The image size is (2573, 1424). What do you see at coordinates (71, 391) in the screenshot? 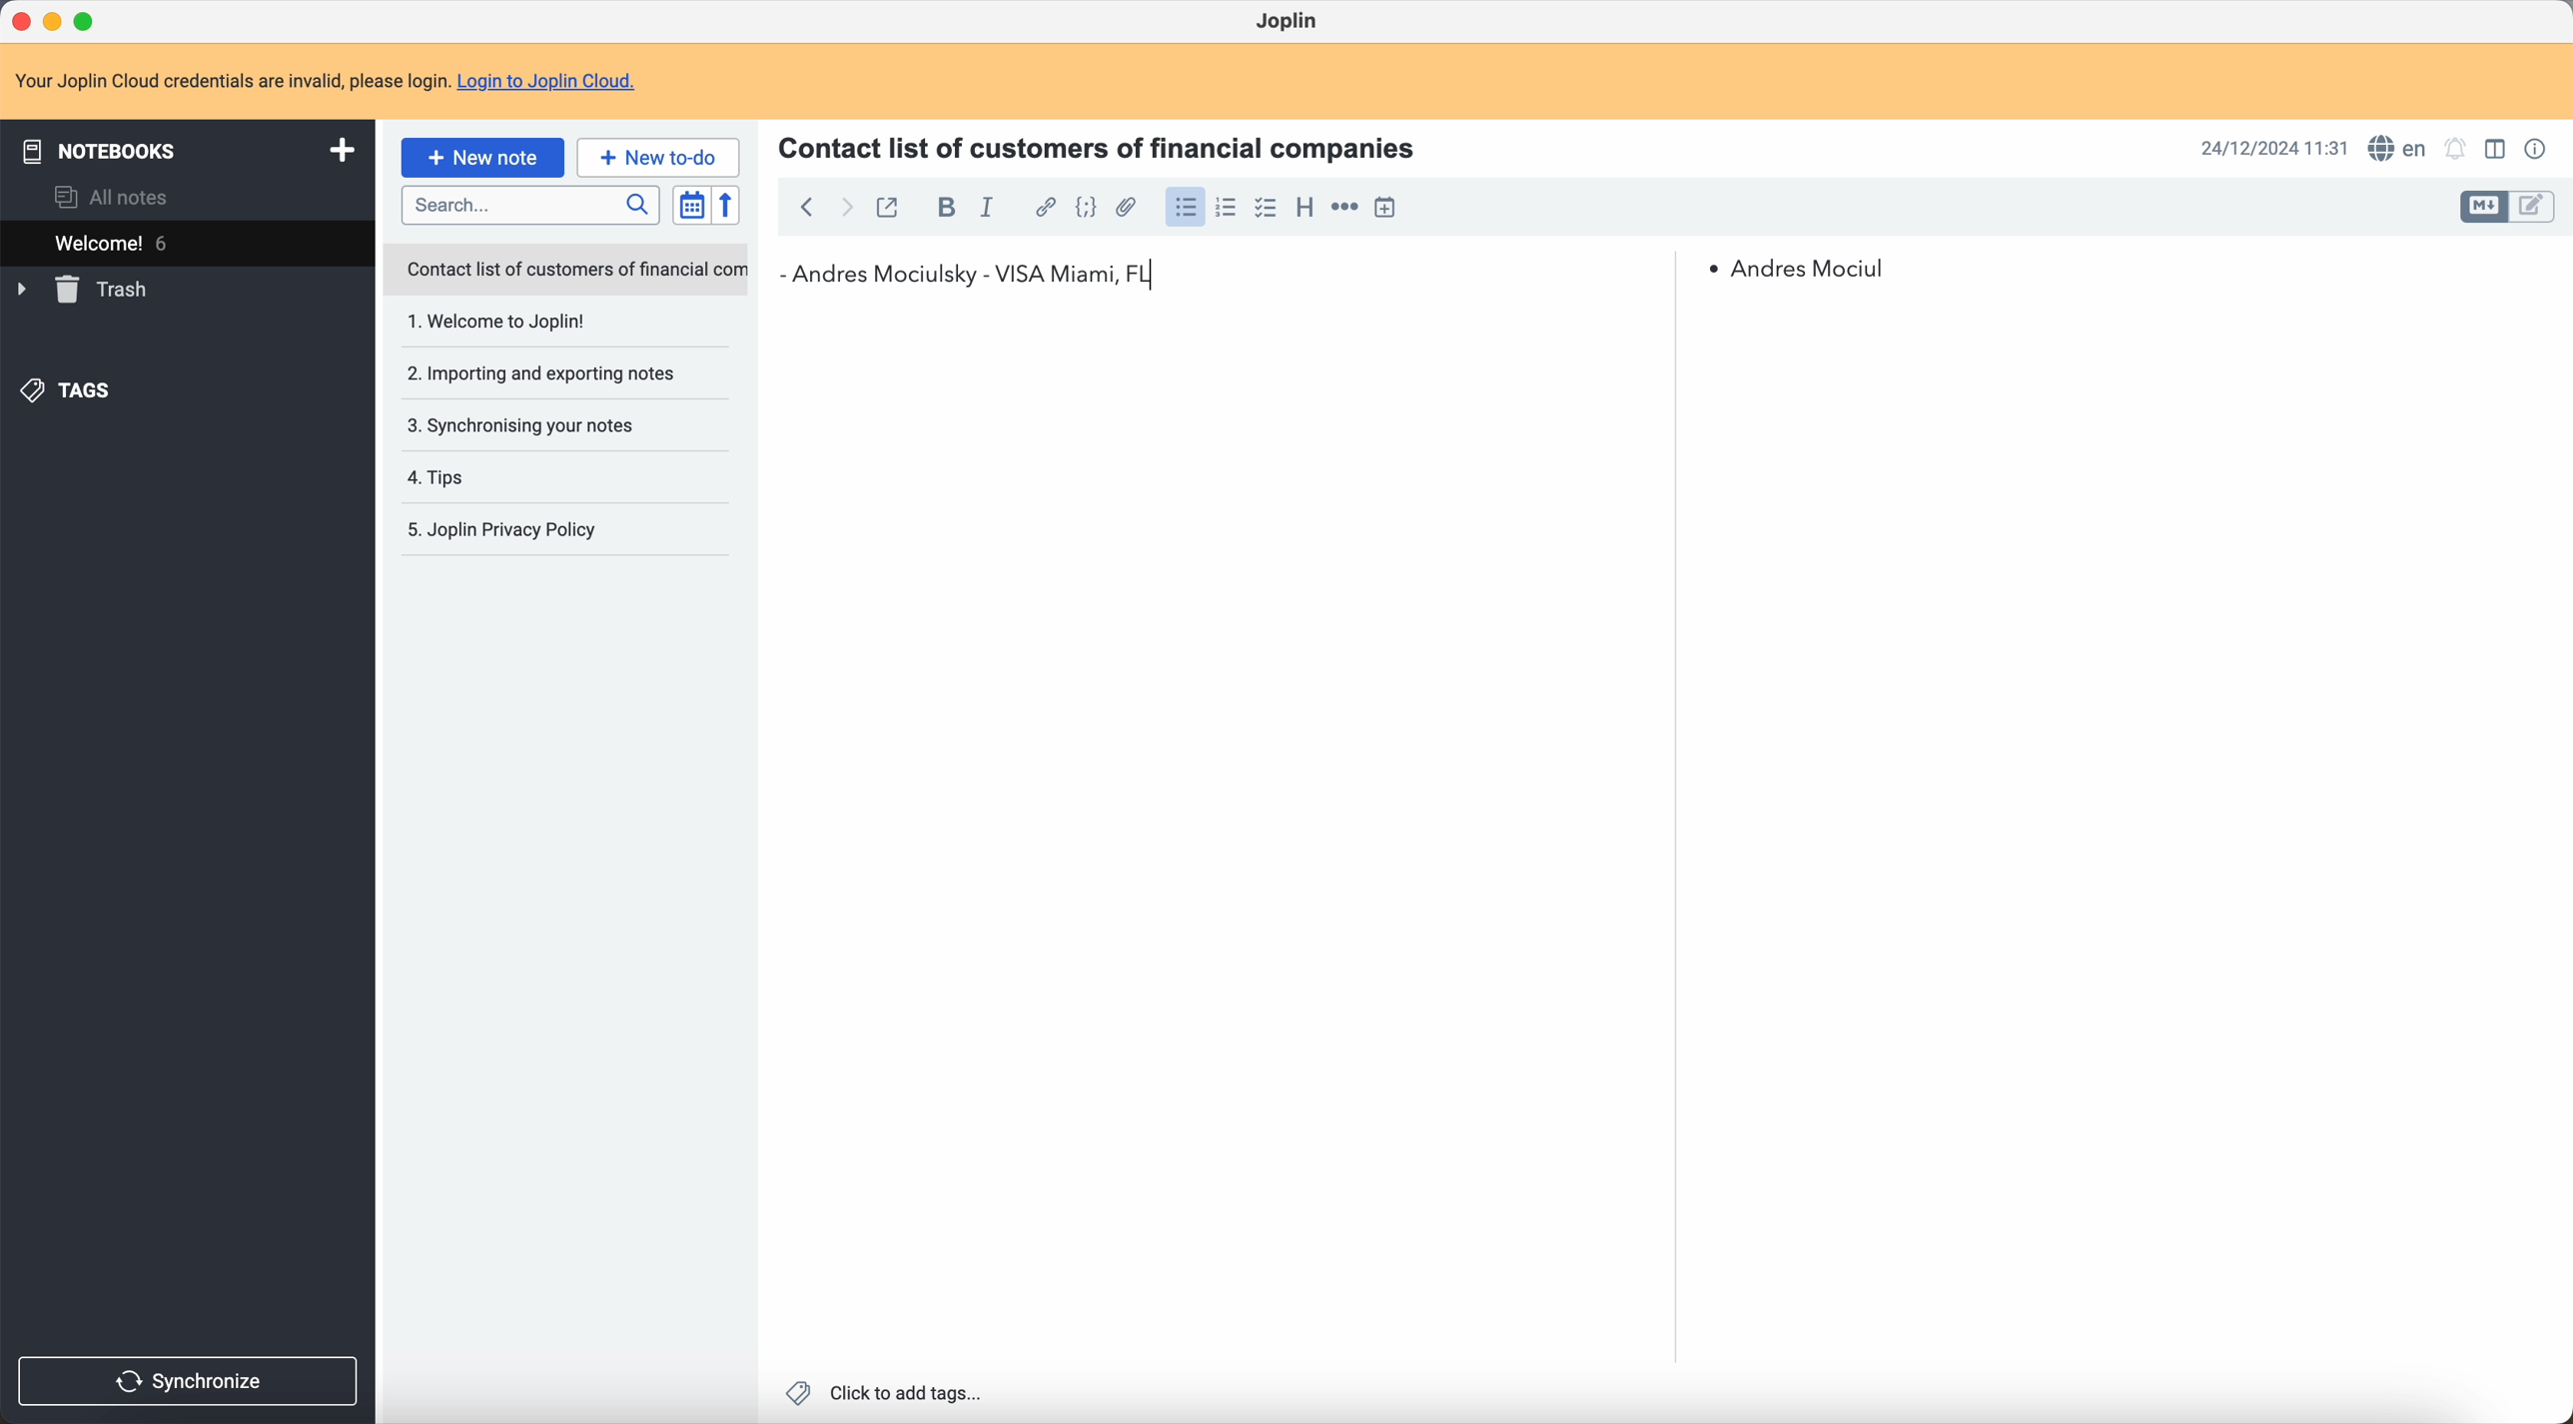
I see `tags` at bounding box center [71, 391].